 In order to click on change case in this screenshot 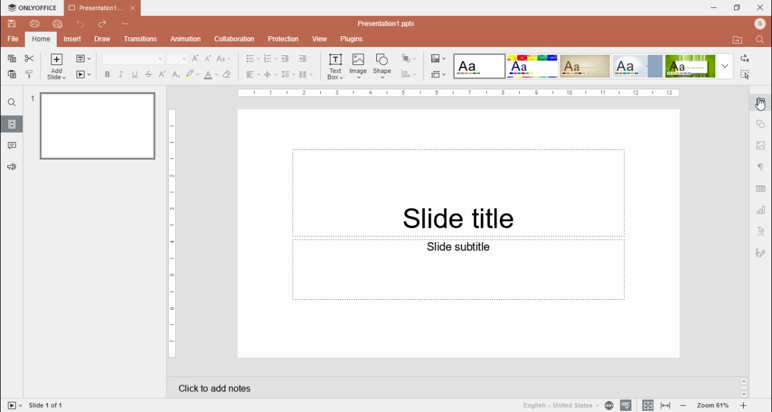, I will do `click(224, 58)`.